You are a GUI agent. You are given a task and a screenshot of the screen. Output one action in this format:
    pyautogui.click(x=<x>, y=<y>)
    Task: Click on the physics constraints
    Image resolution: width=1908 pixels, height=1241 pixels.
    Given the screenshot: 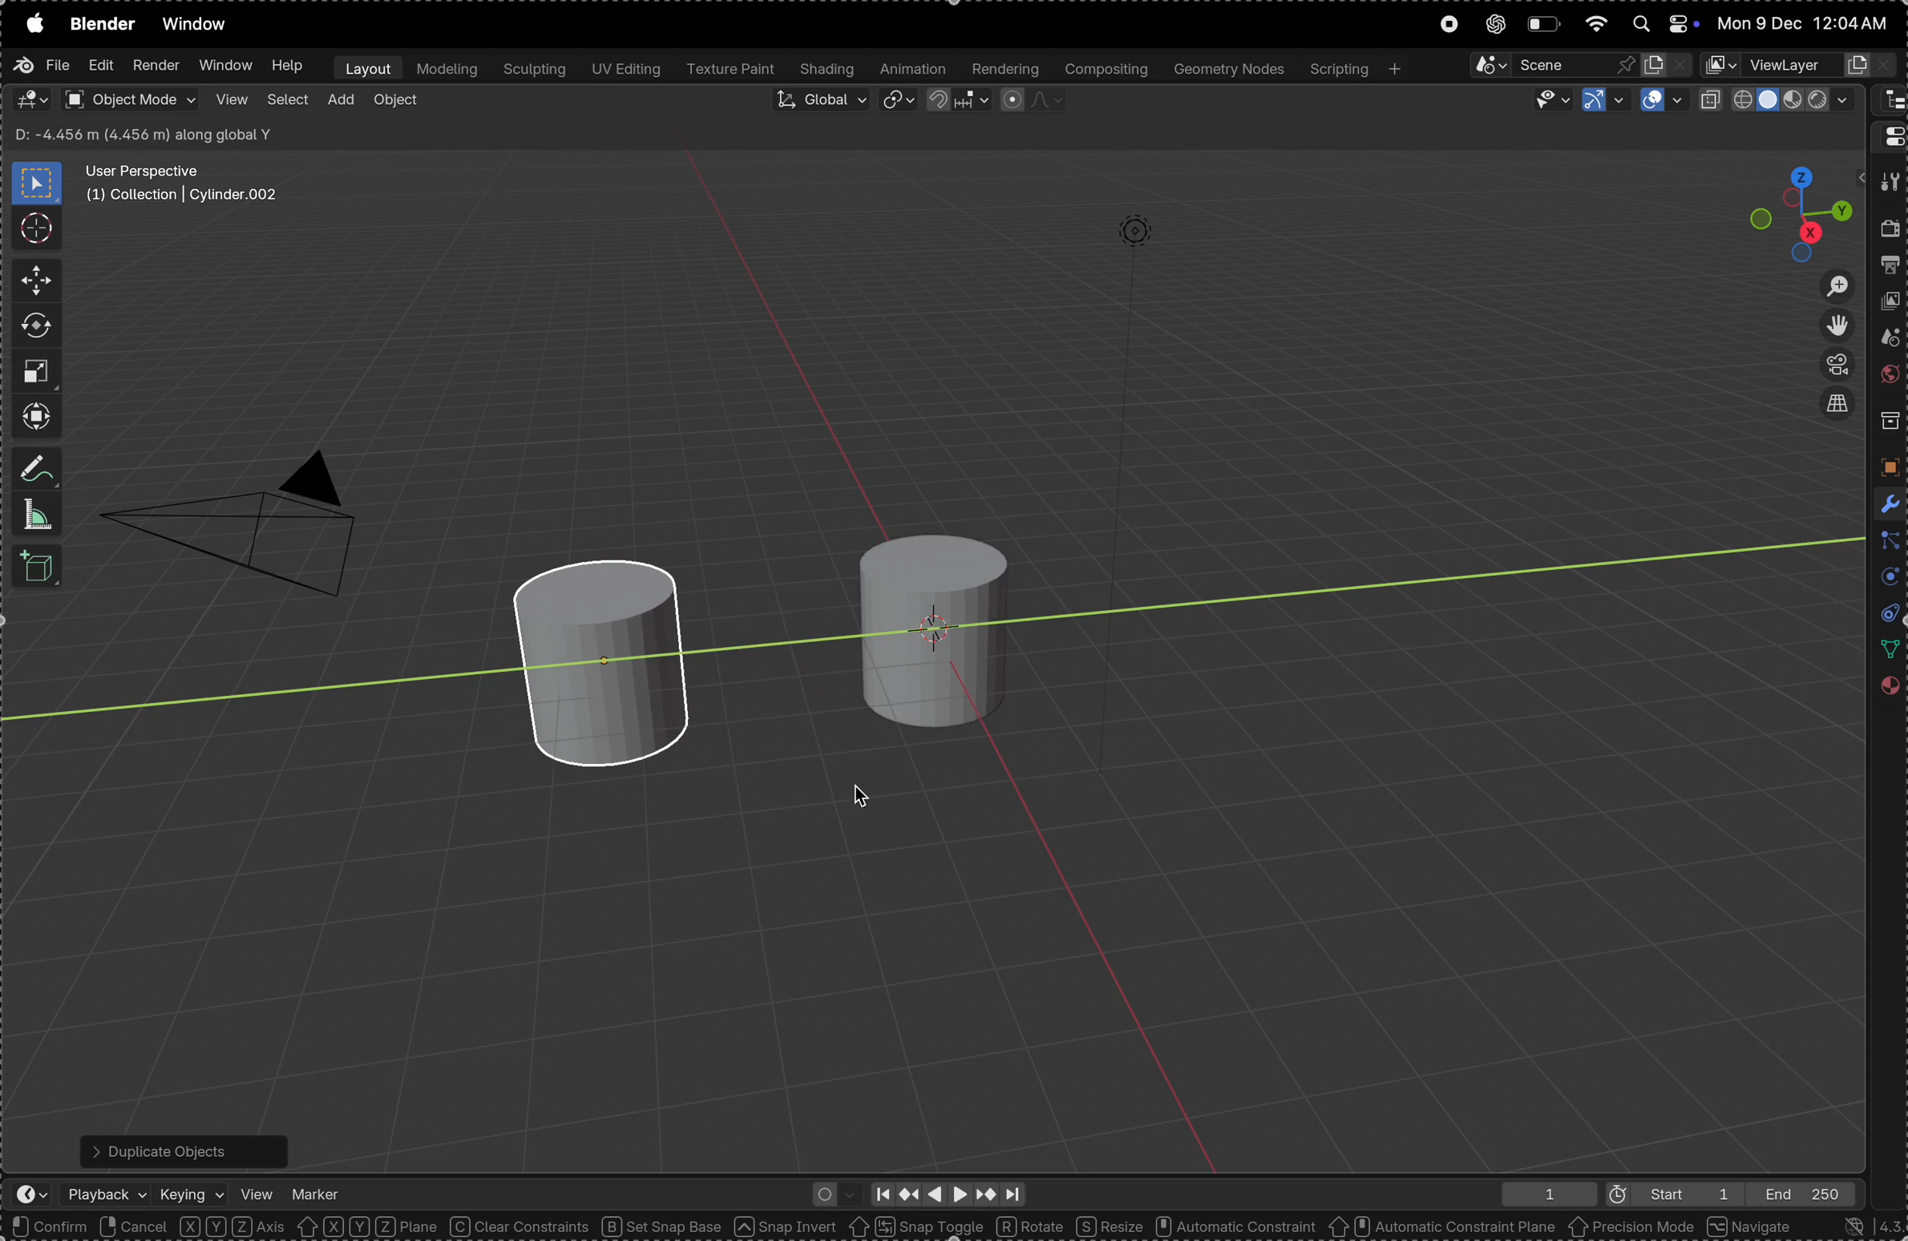 What is the action you would take?
    pyautogui.click(x=1884, y=615)
    